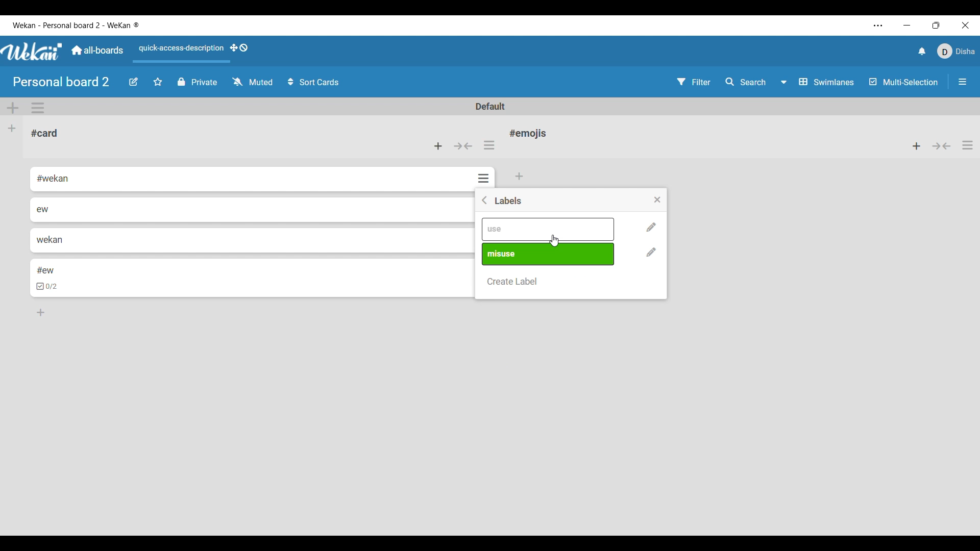 The height and width of the screenshot is (551, 980). What do you see at coordinates (198, 82) in the screenshot?
I see `Privacy status of current board` at bounding box center [198, 82].